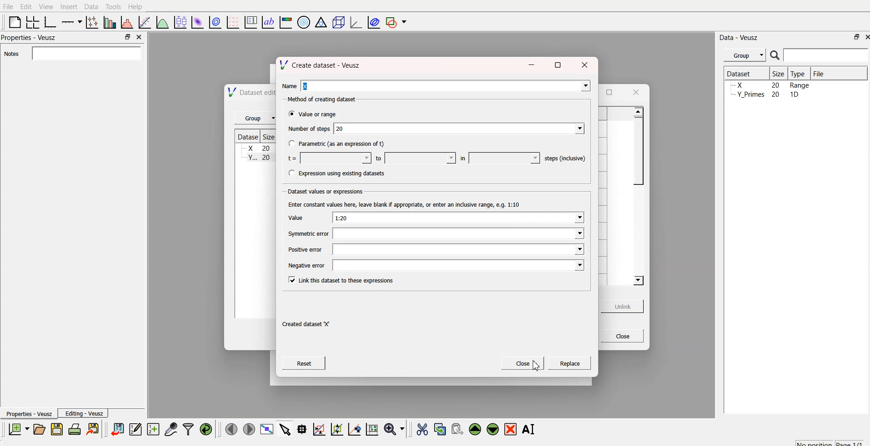 This screenshot has height=446, width=870. What do you see at coordinates (530, 64) in the screenshot?
I see `minimize` at bounding box center [530, 64].